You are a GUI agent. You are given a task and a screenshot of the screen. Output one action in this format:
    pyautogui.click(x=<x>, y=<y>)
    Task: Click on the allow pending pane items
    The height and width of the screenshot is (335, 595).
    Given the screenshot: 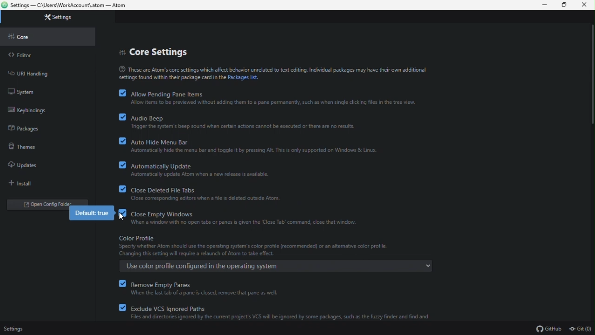 What is the action you would take?
    pyautogui.click(x=279, y=97)
    